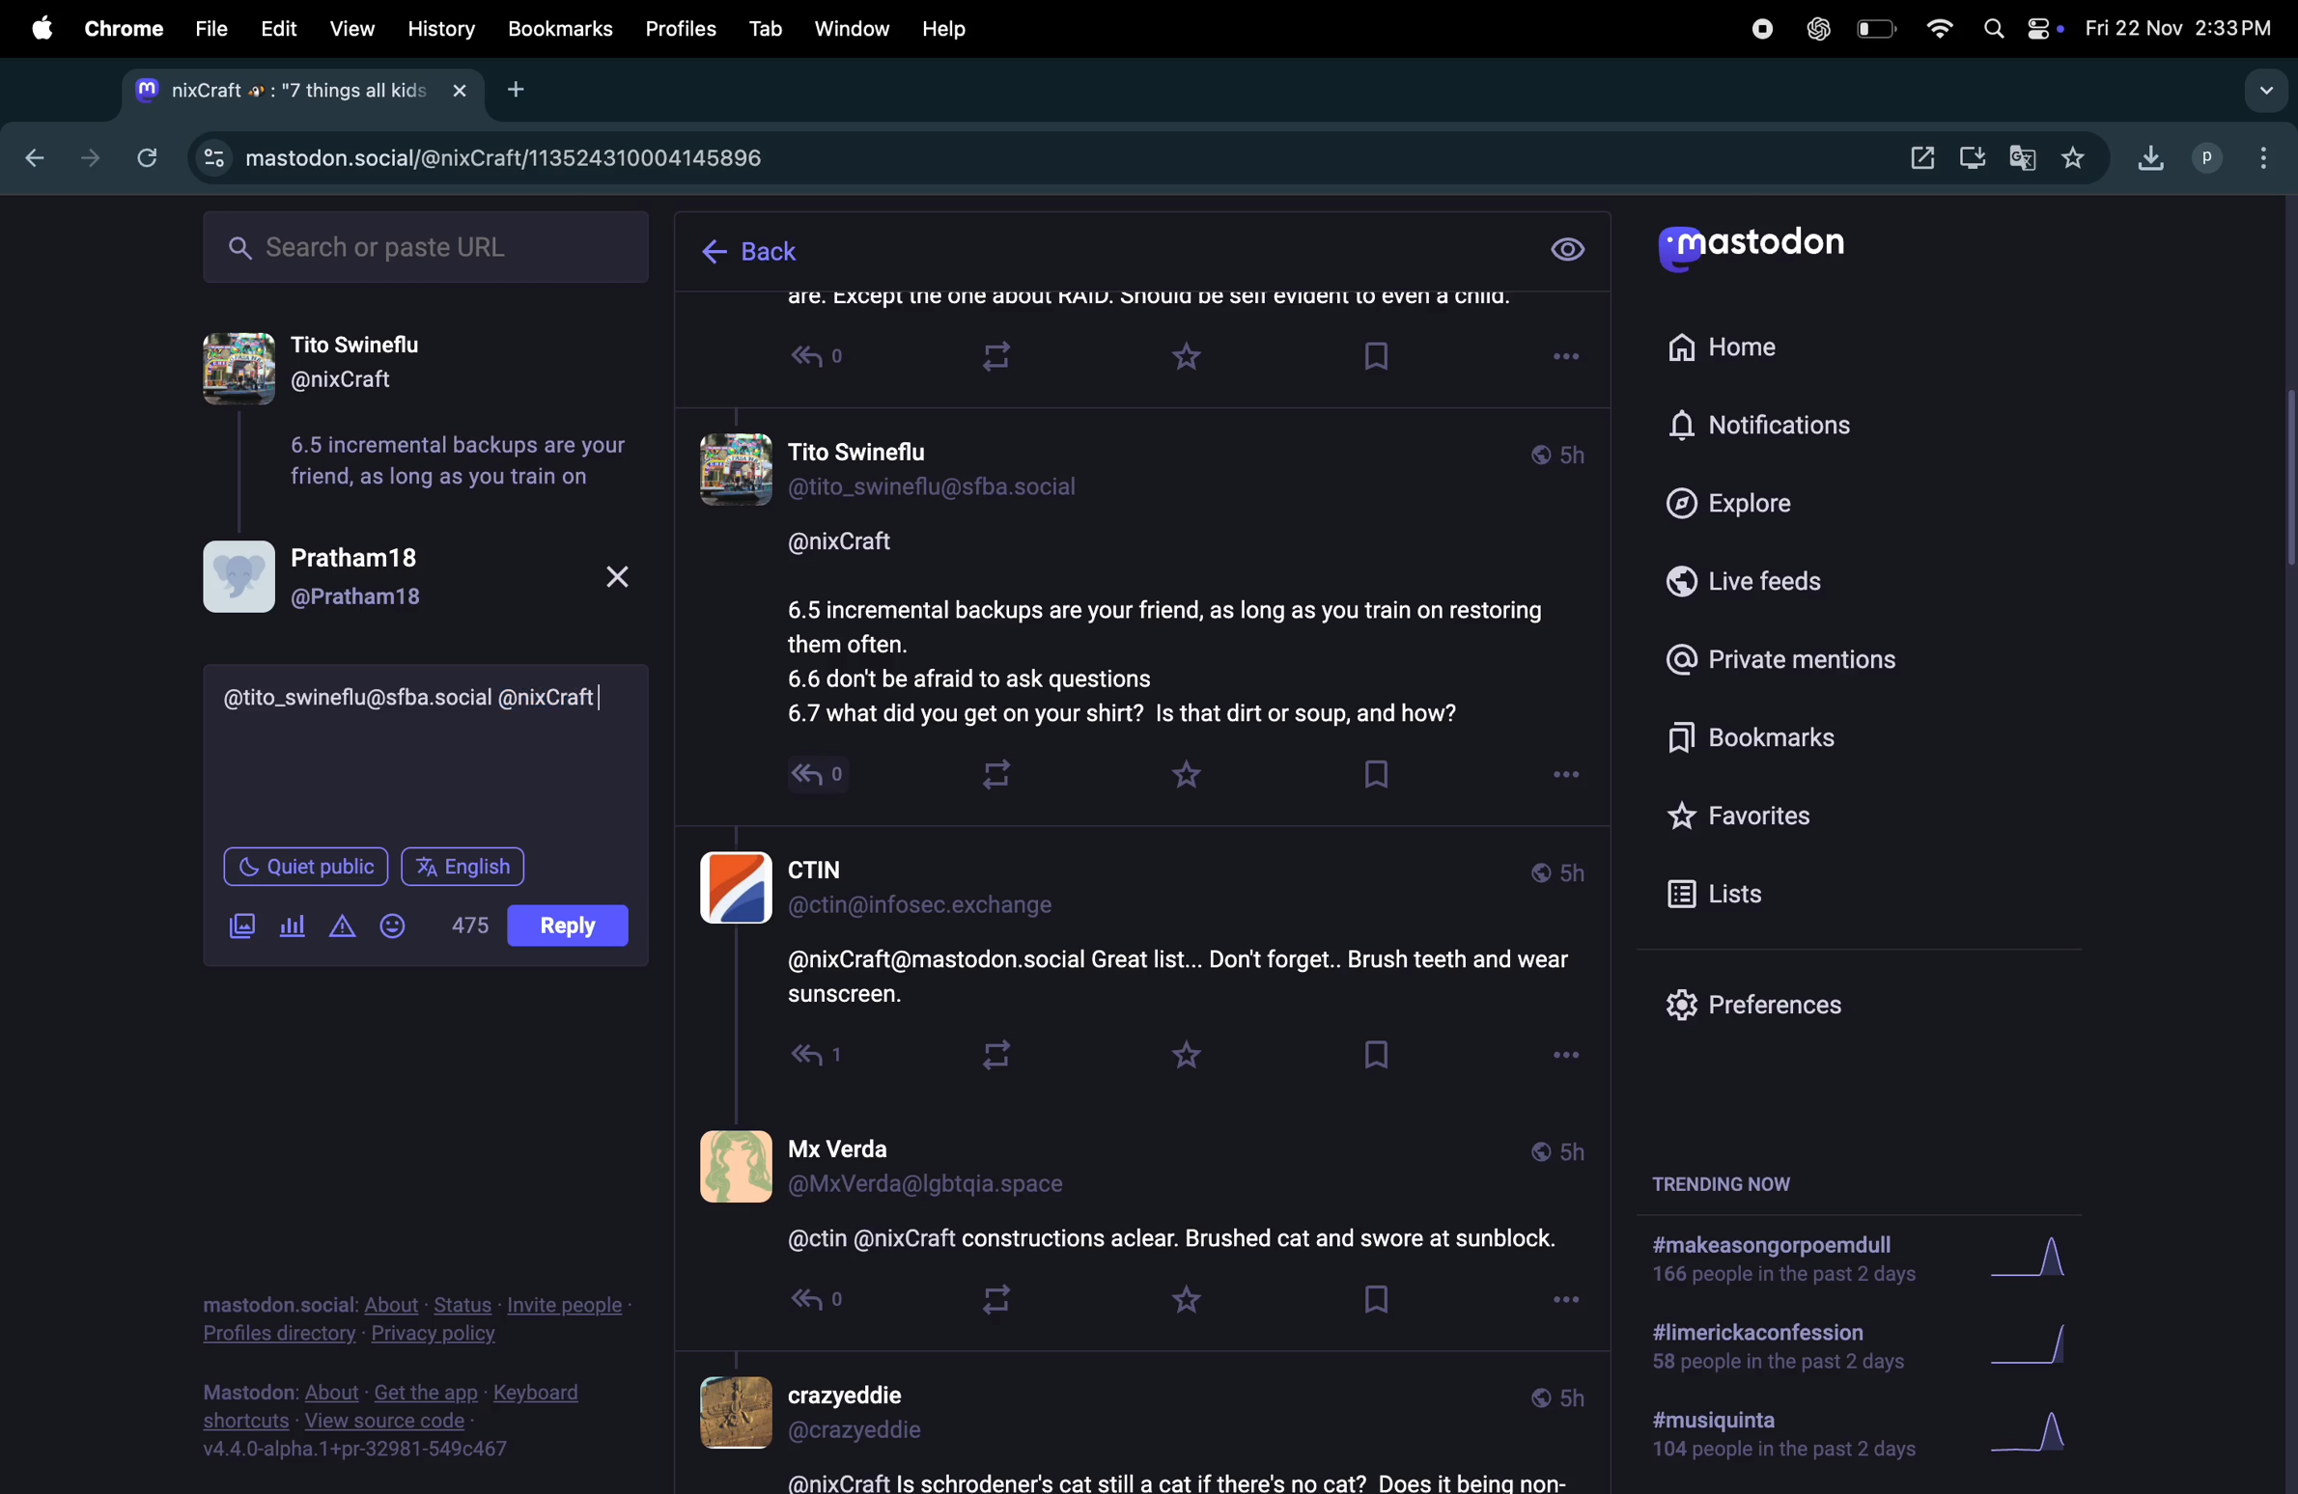 The height and width of the screenshot is (1494, 2298). What do you see at coordinates (1769, 428) in the screenshot?
I see `notifications` at bounding box center [1769, 428].